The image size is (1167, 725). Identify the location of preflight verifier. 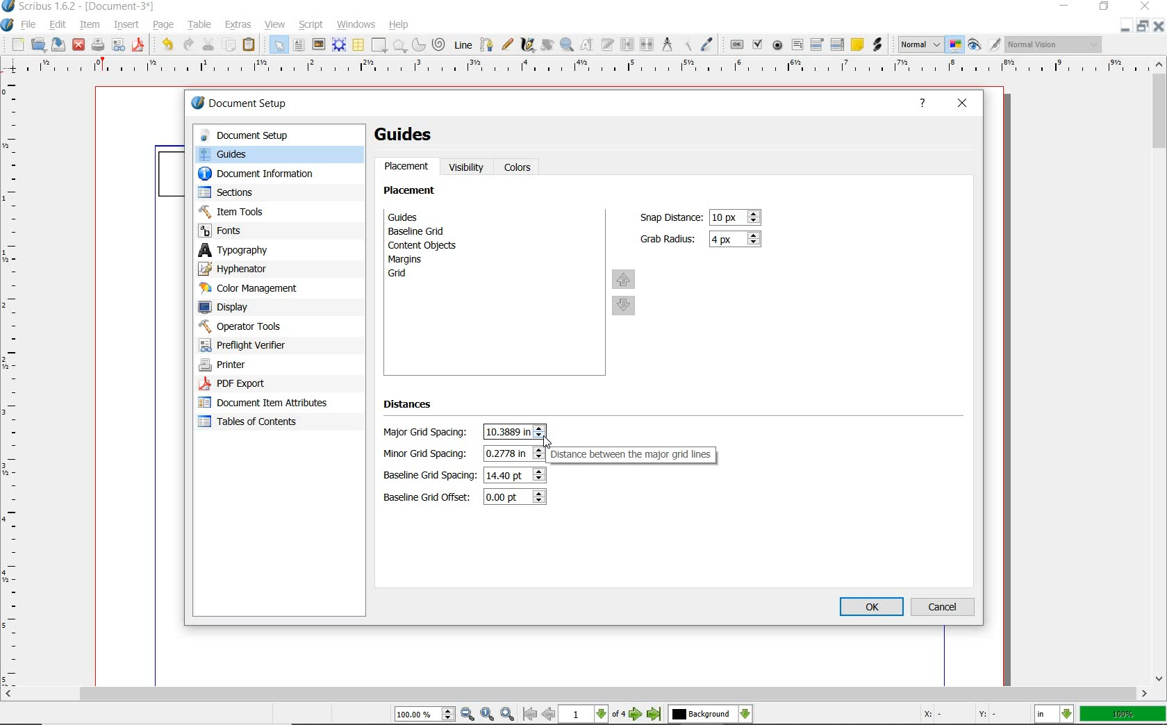
(119, 46).